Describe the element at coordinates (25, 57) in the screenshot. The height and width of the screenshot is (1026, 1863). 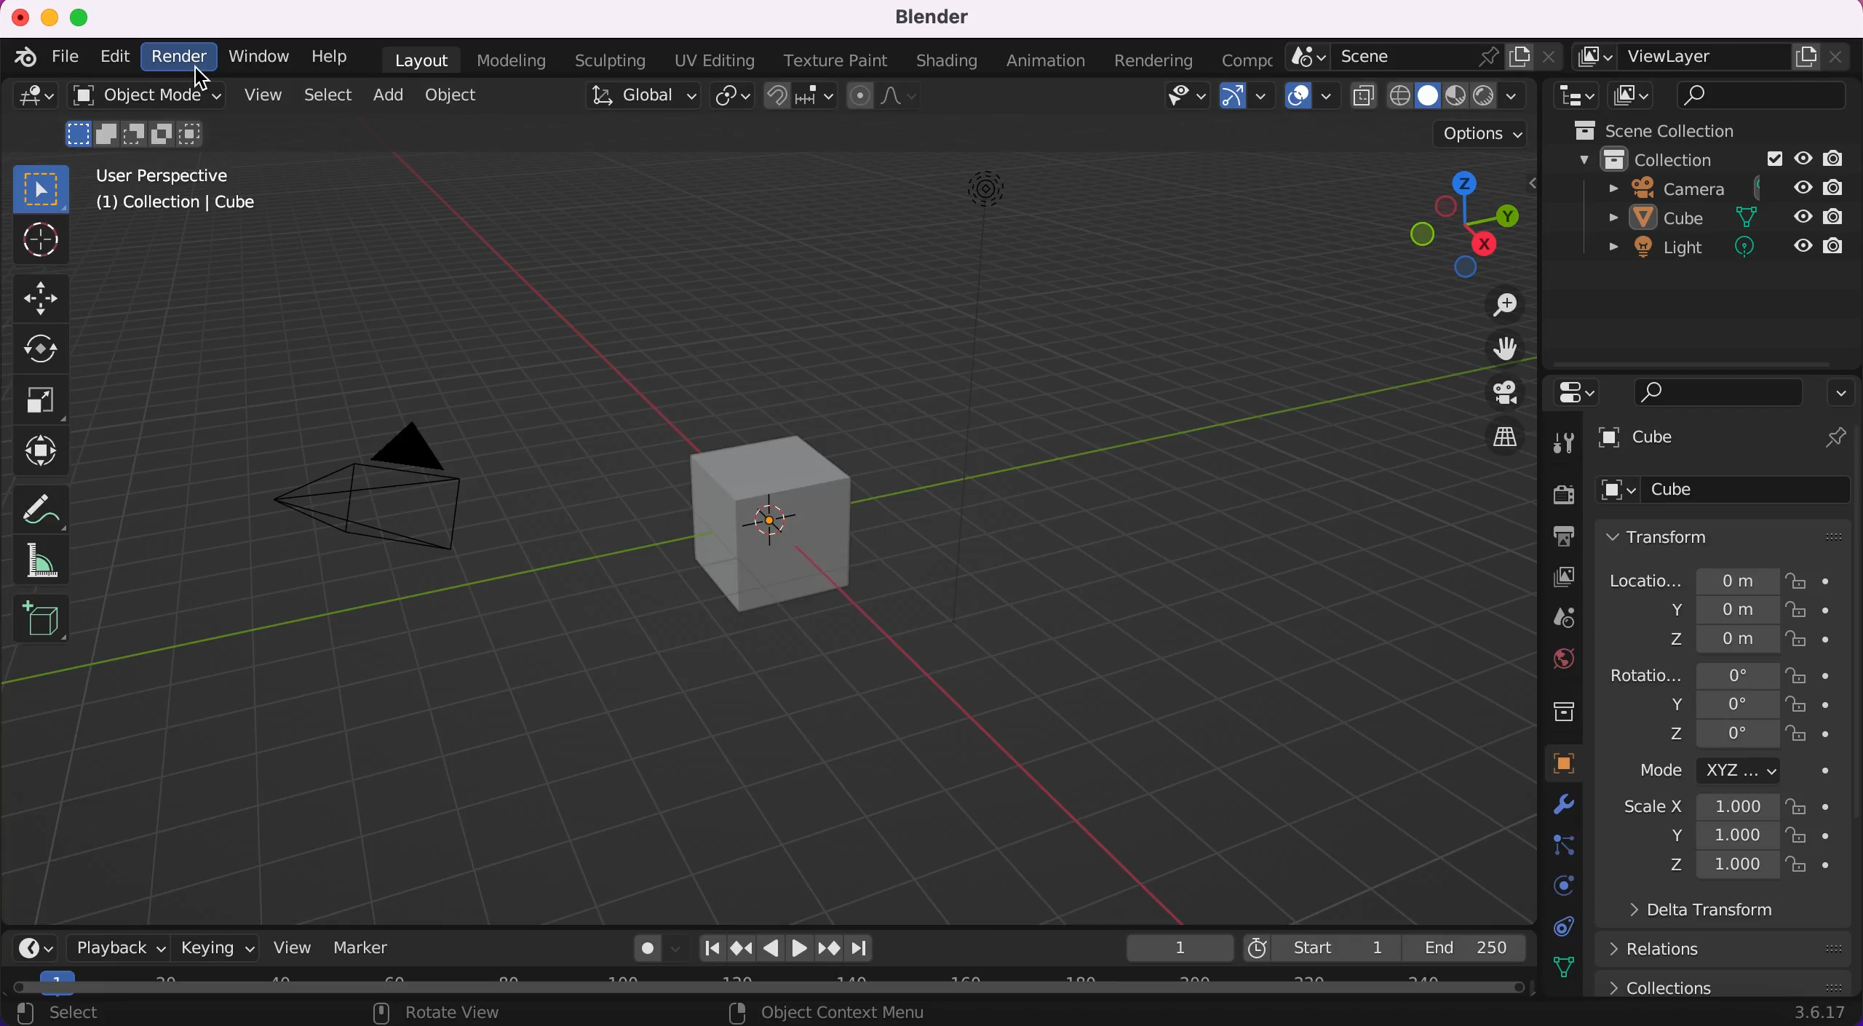
I see `blender logo` at that location.